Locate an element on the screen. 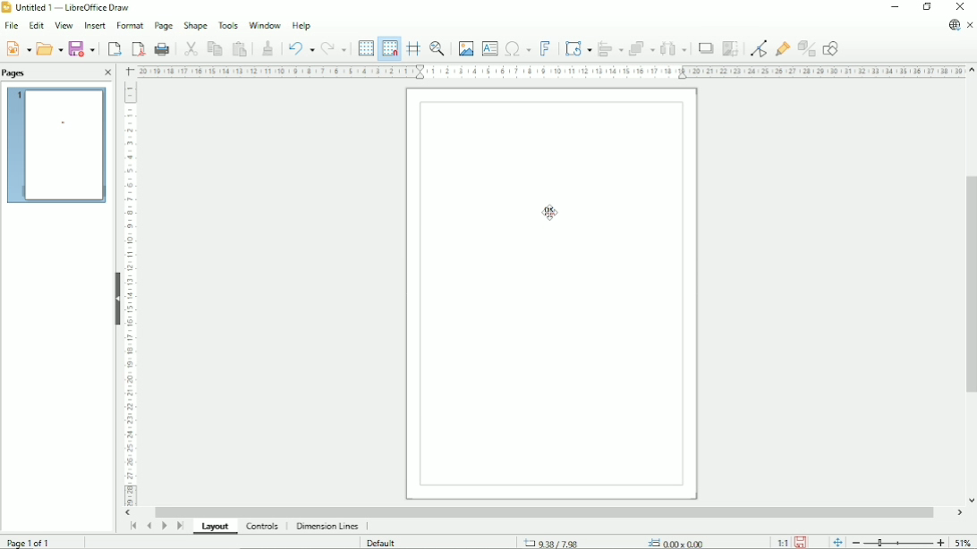 The height and width of the screenshot is (549, 977). Insert is located at coordinates (94, 26).